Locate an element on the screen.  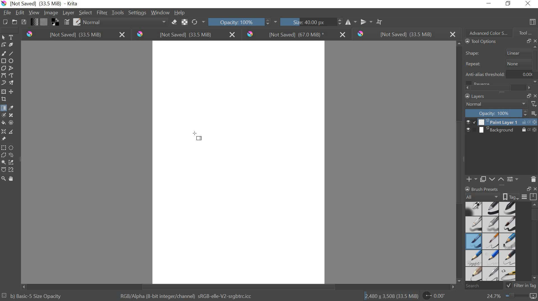
SWAP FOREGROUND AND BACKGROUND COLORS is located at coordinates (55, 22).